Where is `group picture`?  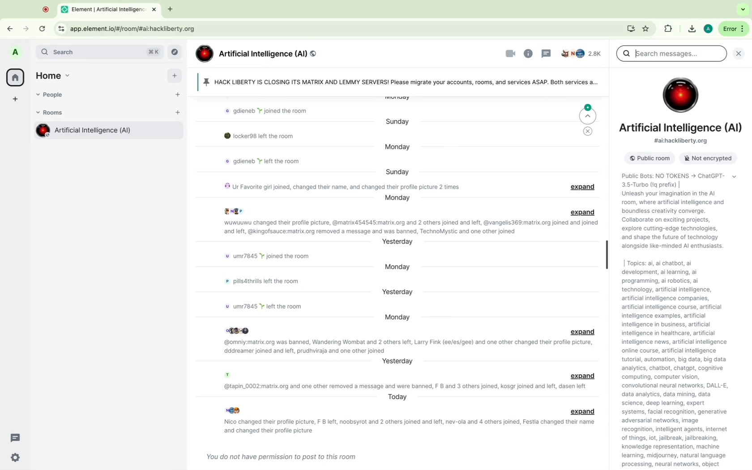
group picture is located at coordinates (680, 95).